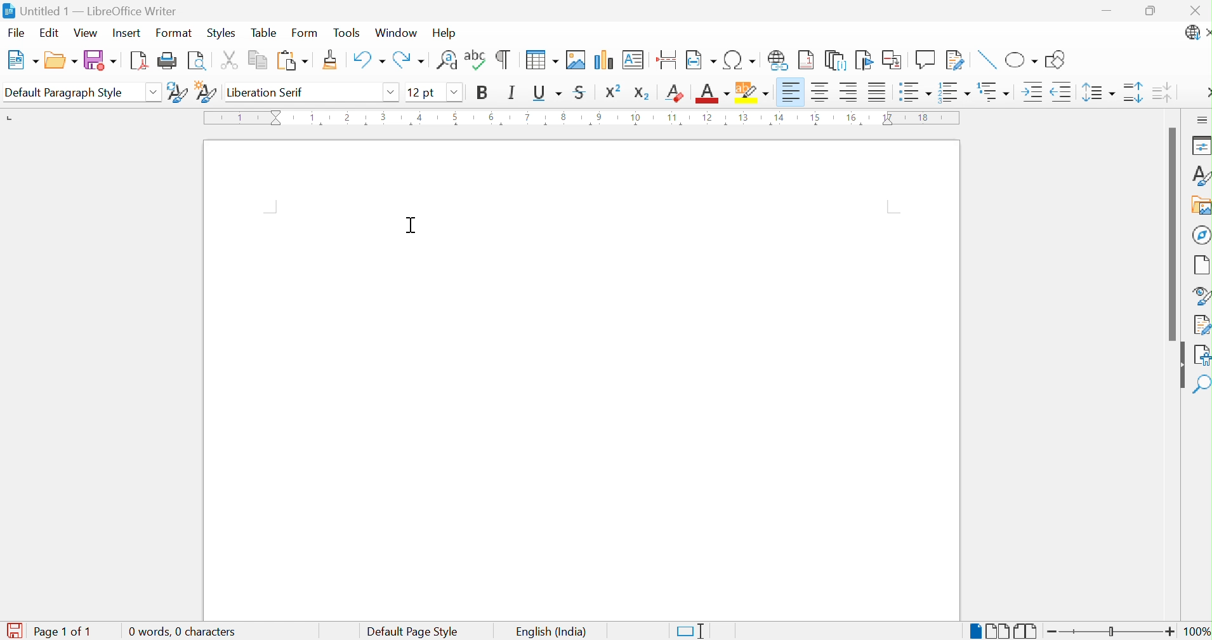 The width and height of the screenshot is (1212, 640). What do you see at coordinates (1062, 91) in the screenshot?
I see `Decrease Indent` at bounding box center [1062, 91].